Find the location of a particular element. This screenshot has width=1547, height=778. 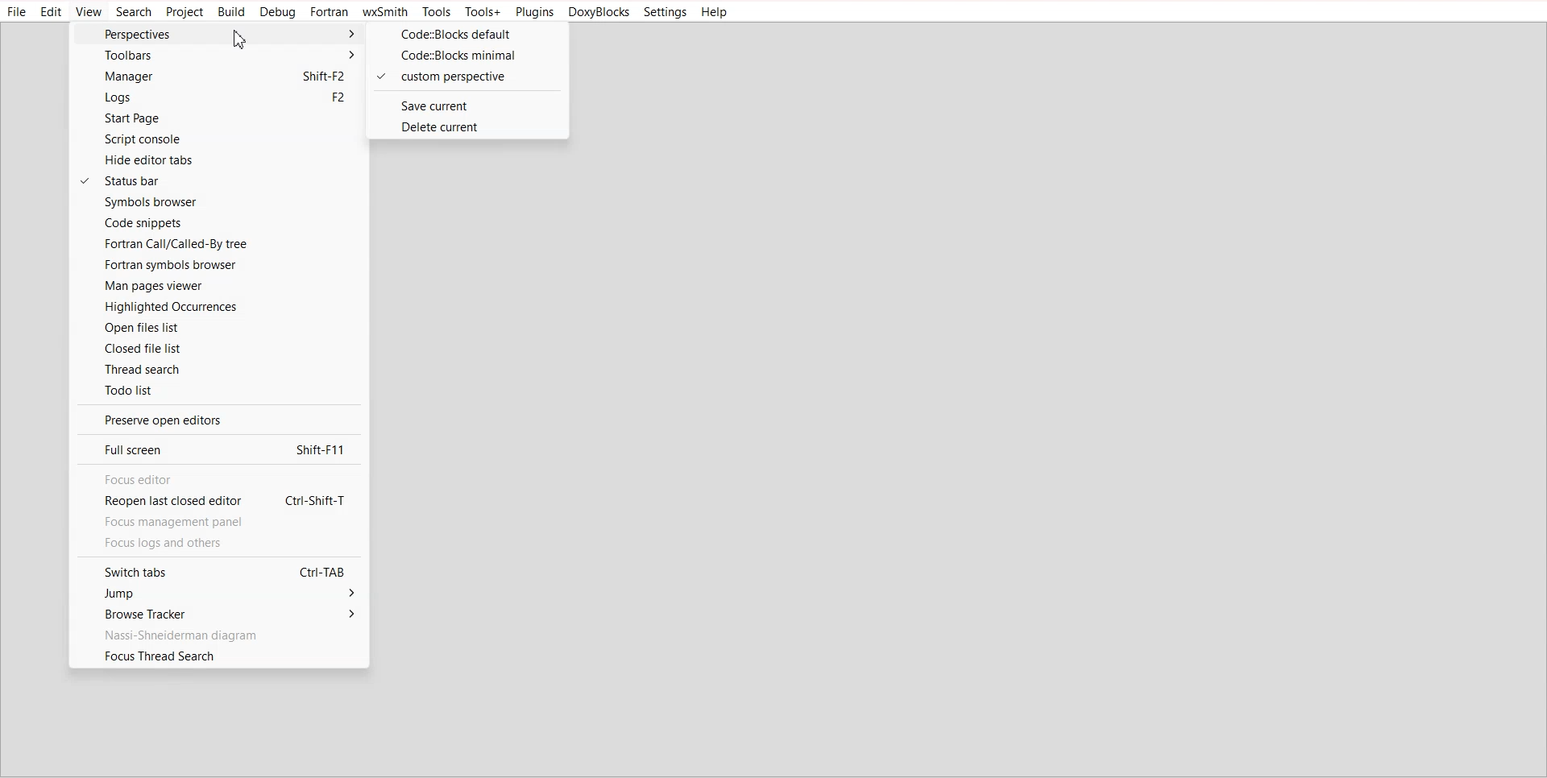

Start Page is located at coordinates (215, 119).